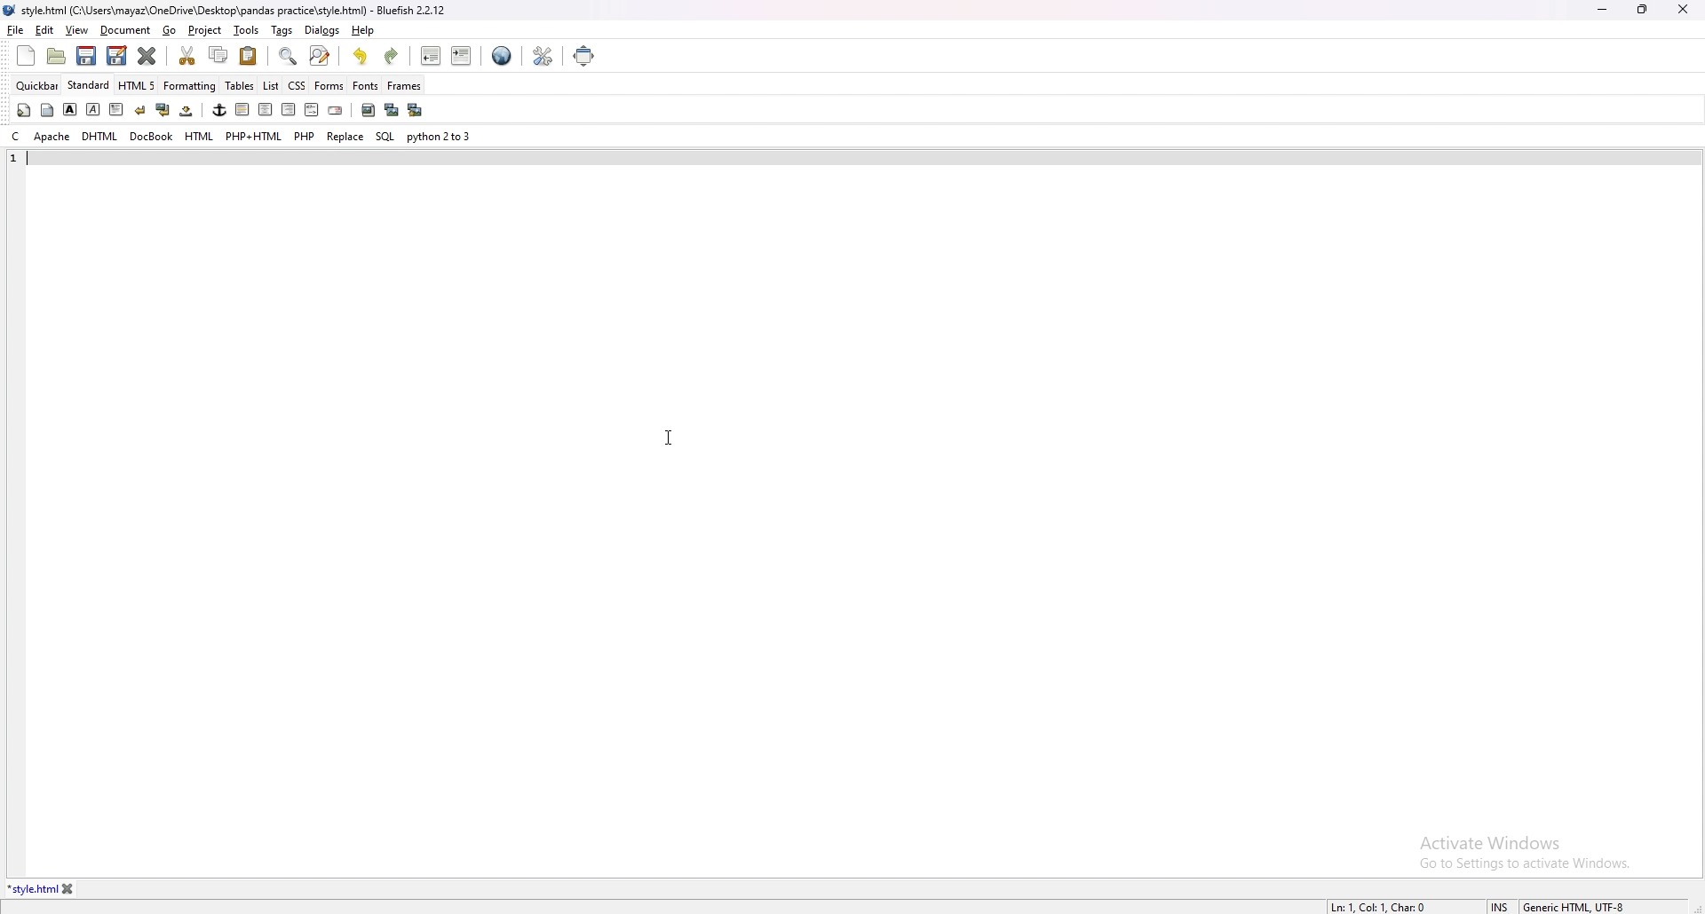 The width and height of the screenshot is (1705, 914). What do you see at coordinates (99, 138) in the screenshot?
I see `dhtml` at bounding box center [99, 138].